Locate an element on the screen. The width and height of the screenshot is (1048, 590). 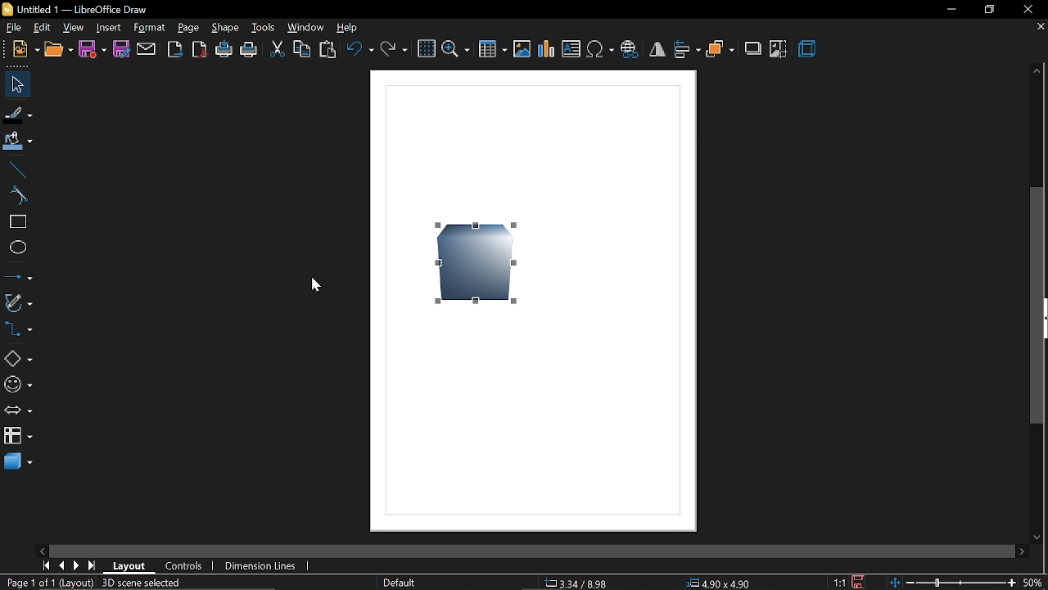
move up is located at coordinates (1036, 70).